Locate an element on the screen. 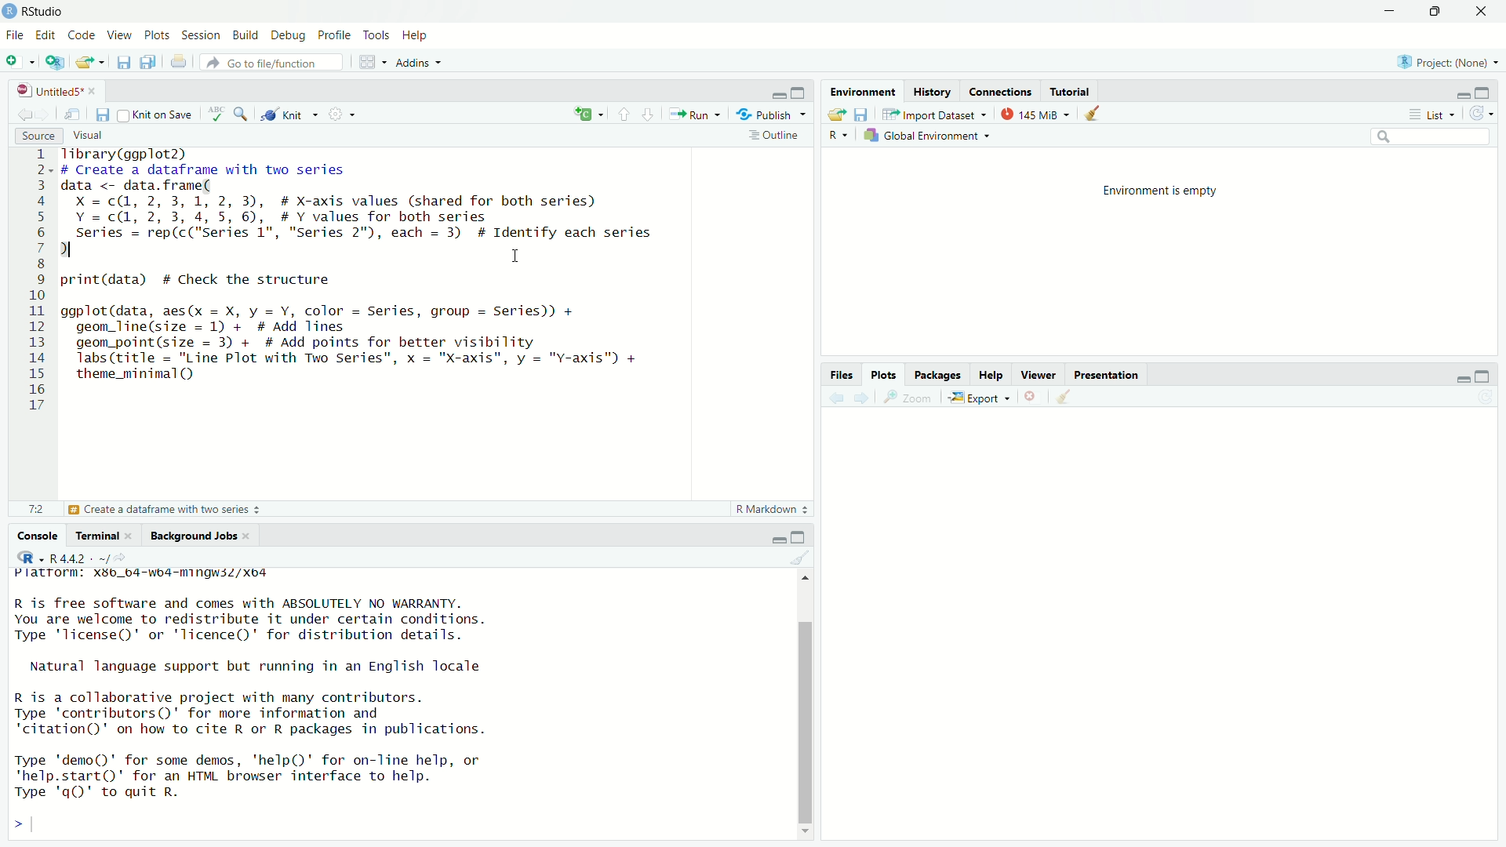 This screenshot has height=847, width=1506. minimize is located at coordinates (1388, 11).